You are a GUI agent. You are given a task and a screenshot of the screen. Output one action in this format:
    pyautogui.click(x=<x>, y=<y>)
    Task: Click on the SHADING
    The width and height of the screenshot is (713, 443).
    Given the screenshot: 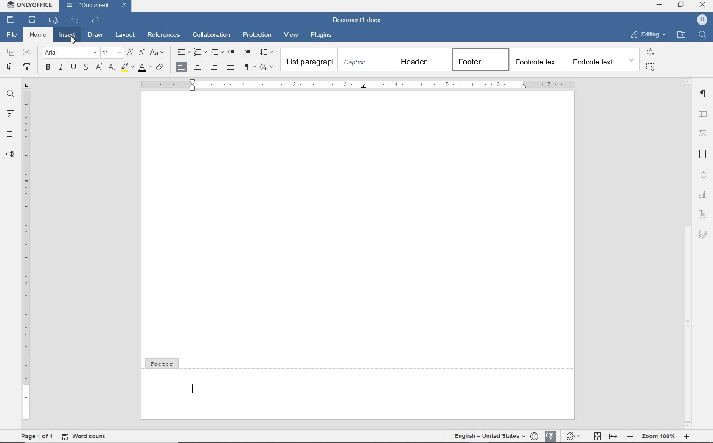 What is the action you would take?
    pyautogui.click(x=267, y=67)
    